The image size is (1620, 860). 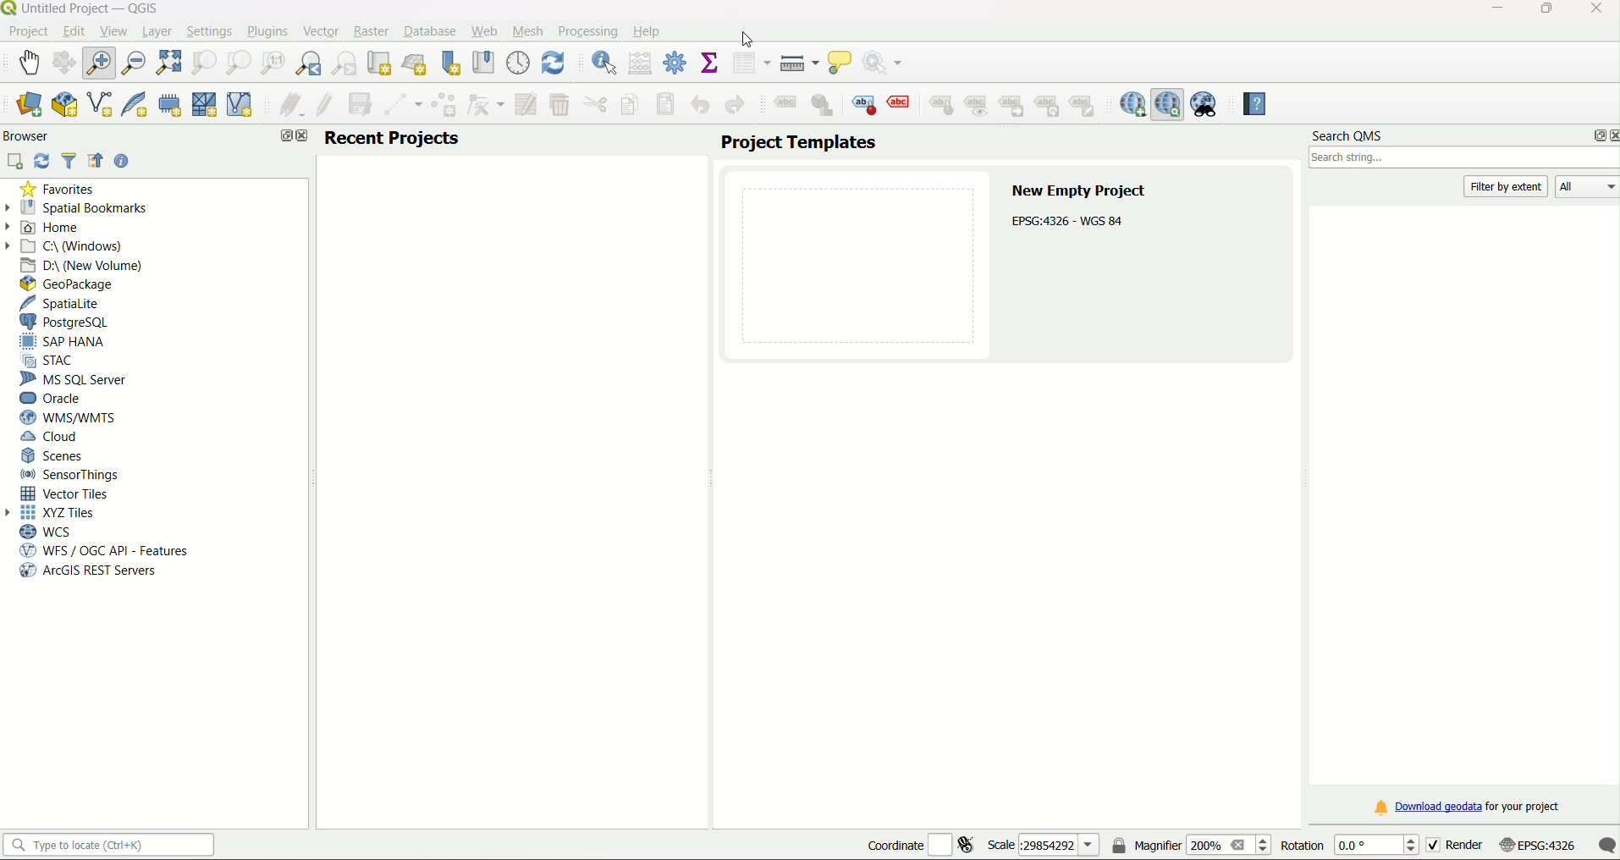 What do you see at coordinates (13, 512) in the screenshot?
I see `arrow` at bounding box center [13, 512].